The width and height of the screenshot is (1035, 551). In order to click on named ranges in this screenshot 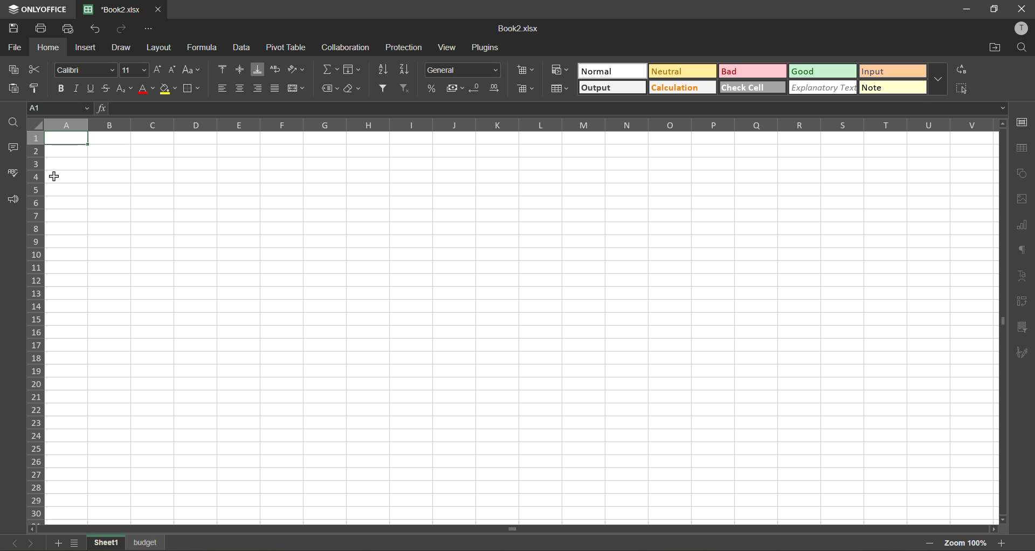, I will do `click(330, 88)`.